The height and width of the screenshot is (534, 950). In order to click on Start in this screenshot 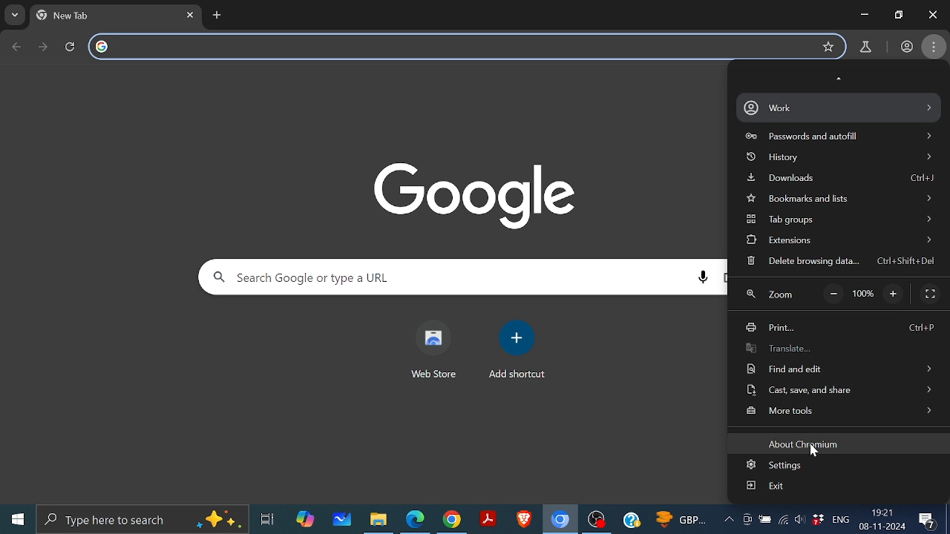, I will do `click(17, 518)`.